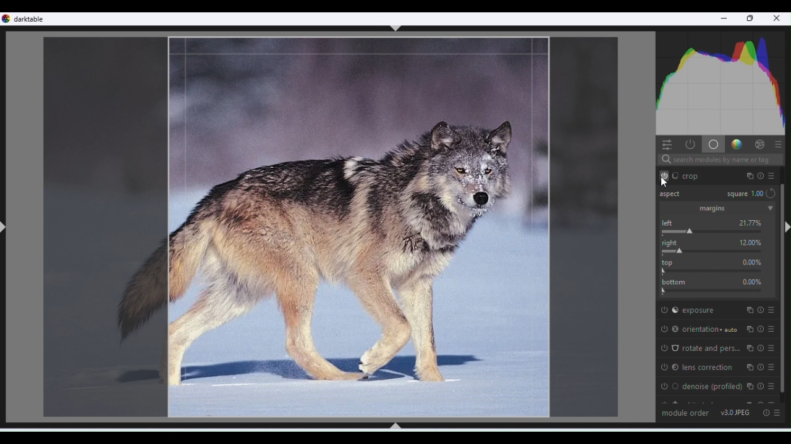 The image size is (791, 444). Describe the element at coordinates (751, 19) in the screenshot. I see `Restore` at that location.